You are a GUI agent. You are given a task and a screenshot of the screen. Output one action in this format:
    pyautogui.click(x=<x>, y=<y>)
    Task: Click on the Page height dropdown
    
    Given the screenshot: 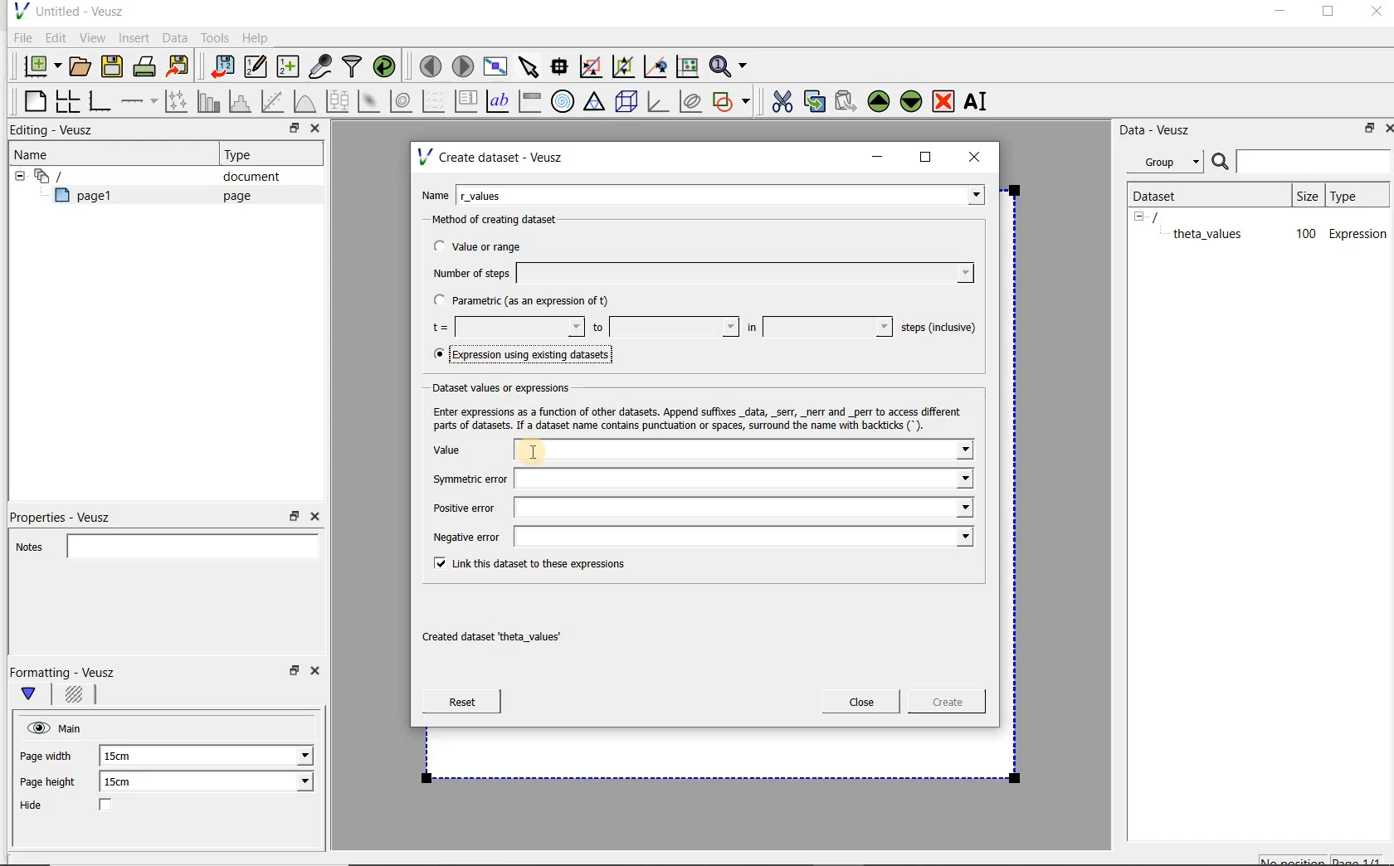 What is the action you would take?
    pyautogui.click(x=294, y=783)
    